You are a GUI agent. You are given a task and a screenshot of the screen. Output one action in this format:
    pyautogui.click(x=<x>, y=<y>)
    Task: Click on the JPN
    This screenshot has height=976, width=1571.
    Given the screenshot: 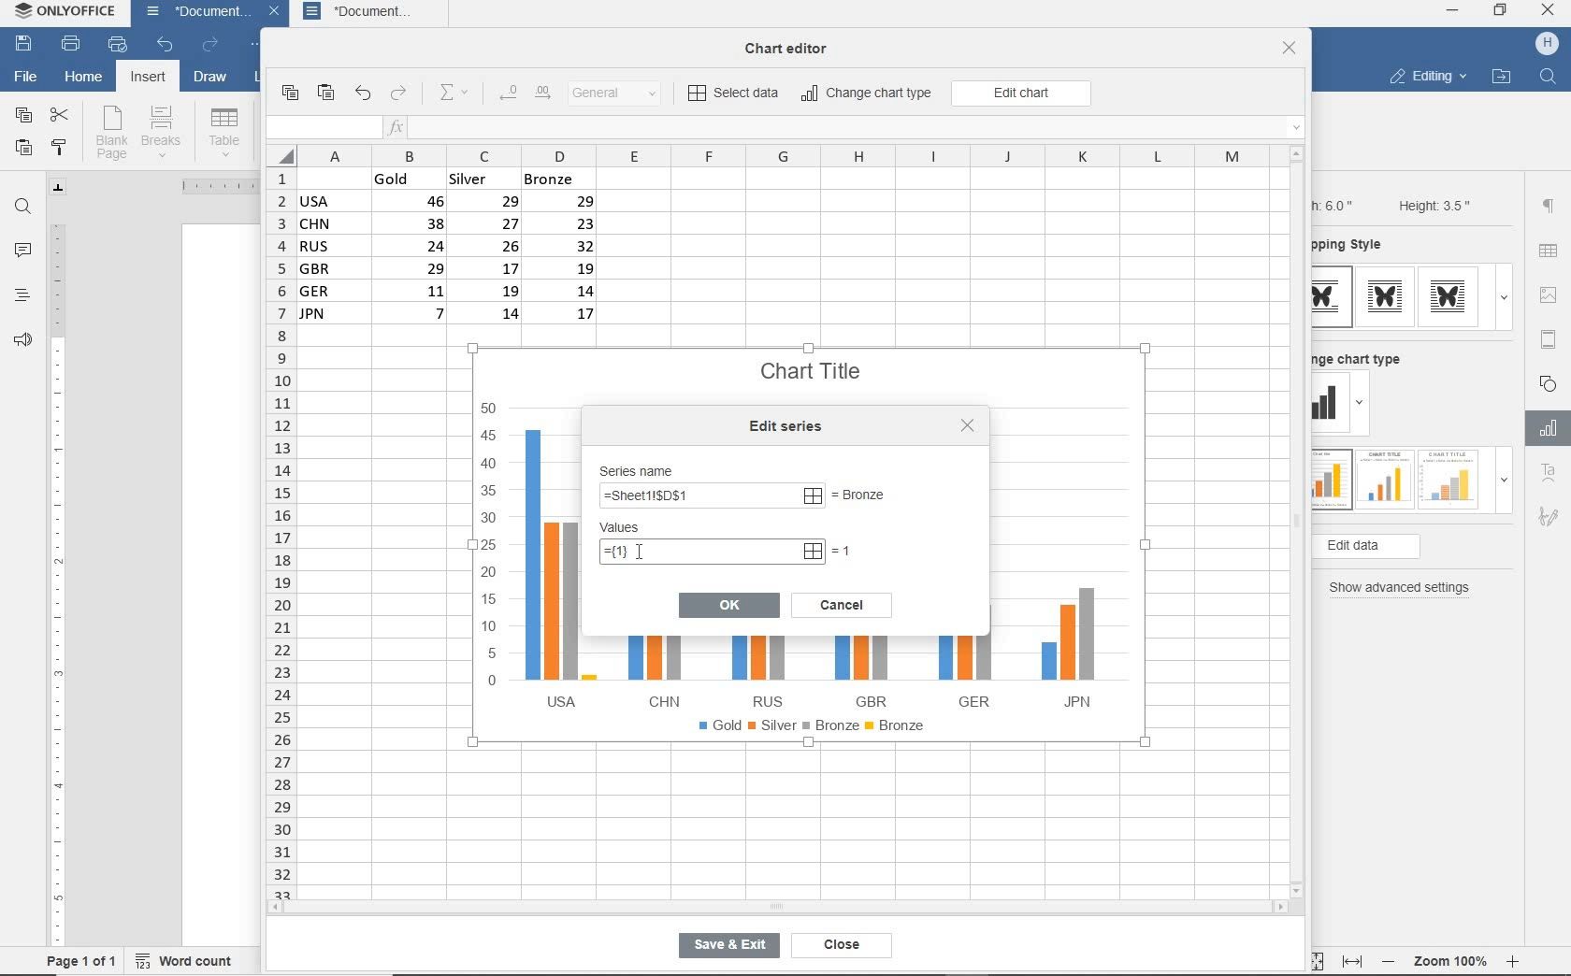 What is the action you would take?
    pyautogui.click(x=1063, y=651)
    